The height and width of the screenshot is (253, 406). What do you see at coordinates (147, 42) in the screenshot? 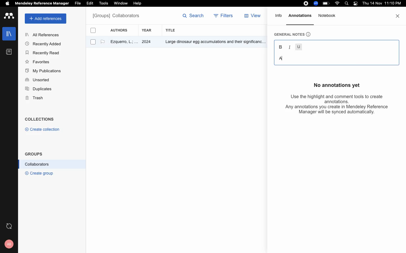
I see `2024` at bounding box center [147, 42].